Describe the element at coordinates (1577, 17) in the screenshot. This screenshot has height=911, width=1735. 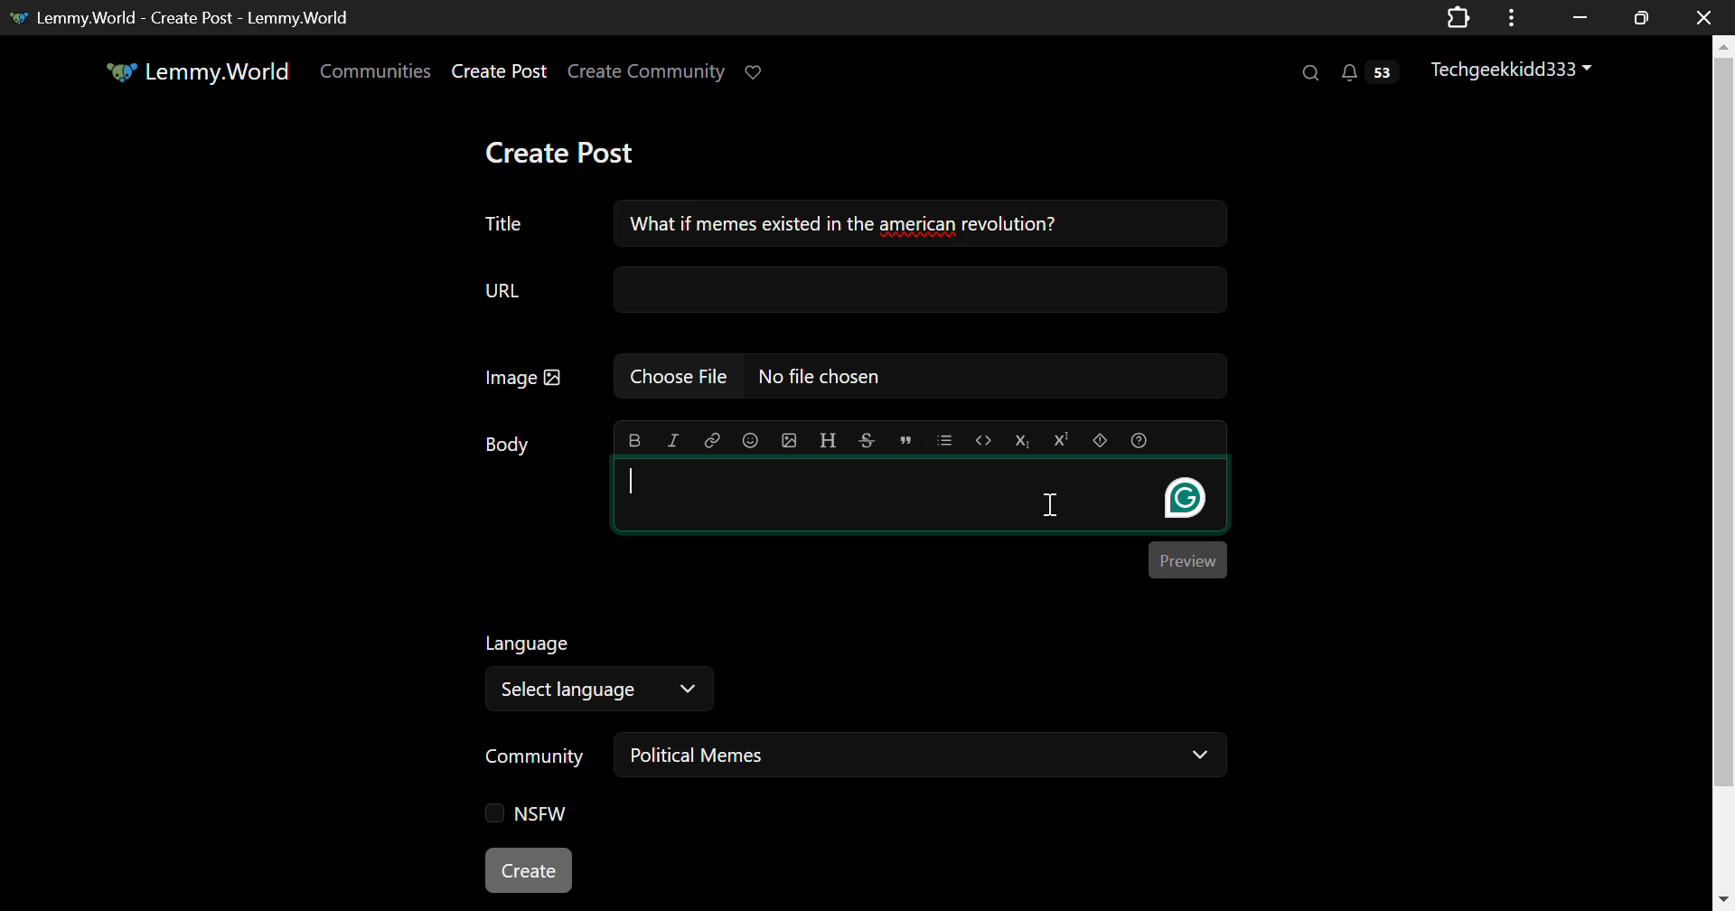
I see `Restore Down` at that location.